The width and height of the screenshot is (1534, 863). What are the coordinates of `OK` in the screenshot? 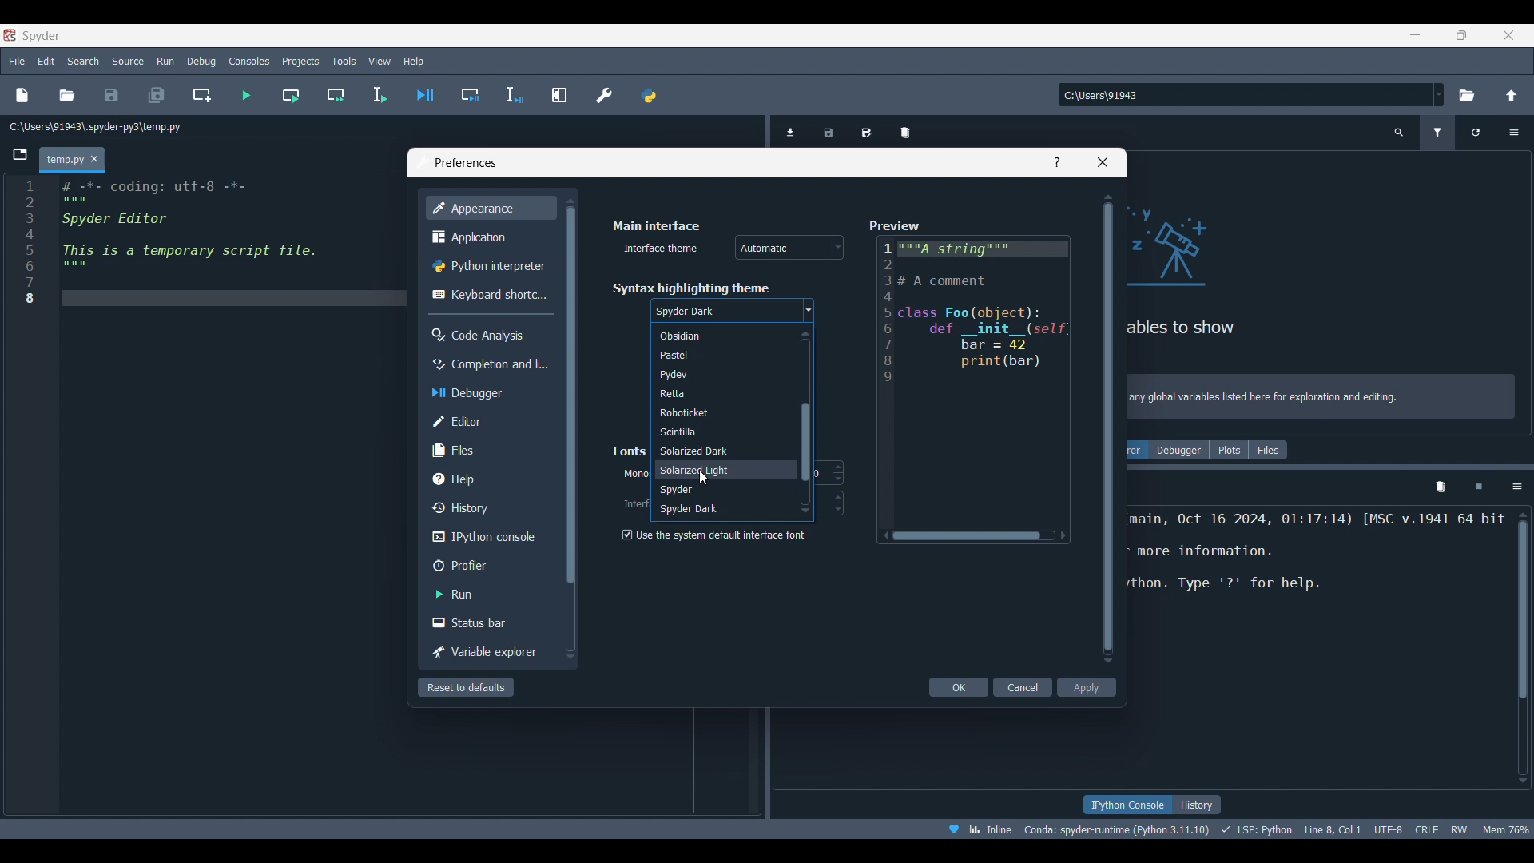 It's located at (958, 687).